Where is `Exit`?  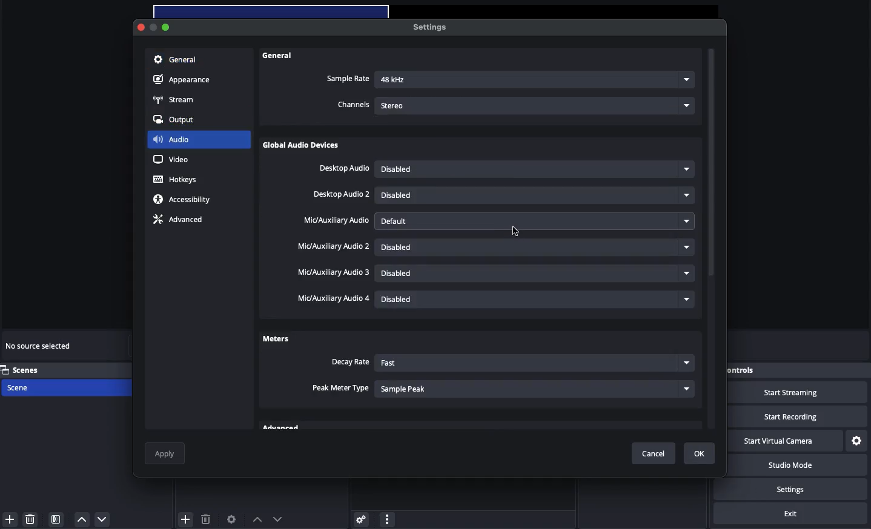
Exit is located at coordinates (790, 514).